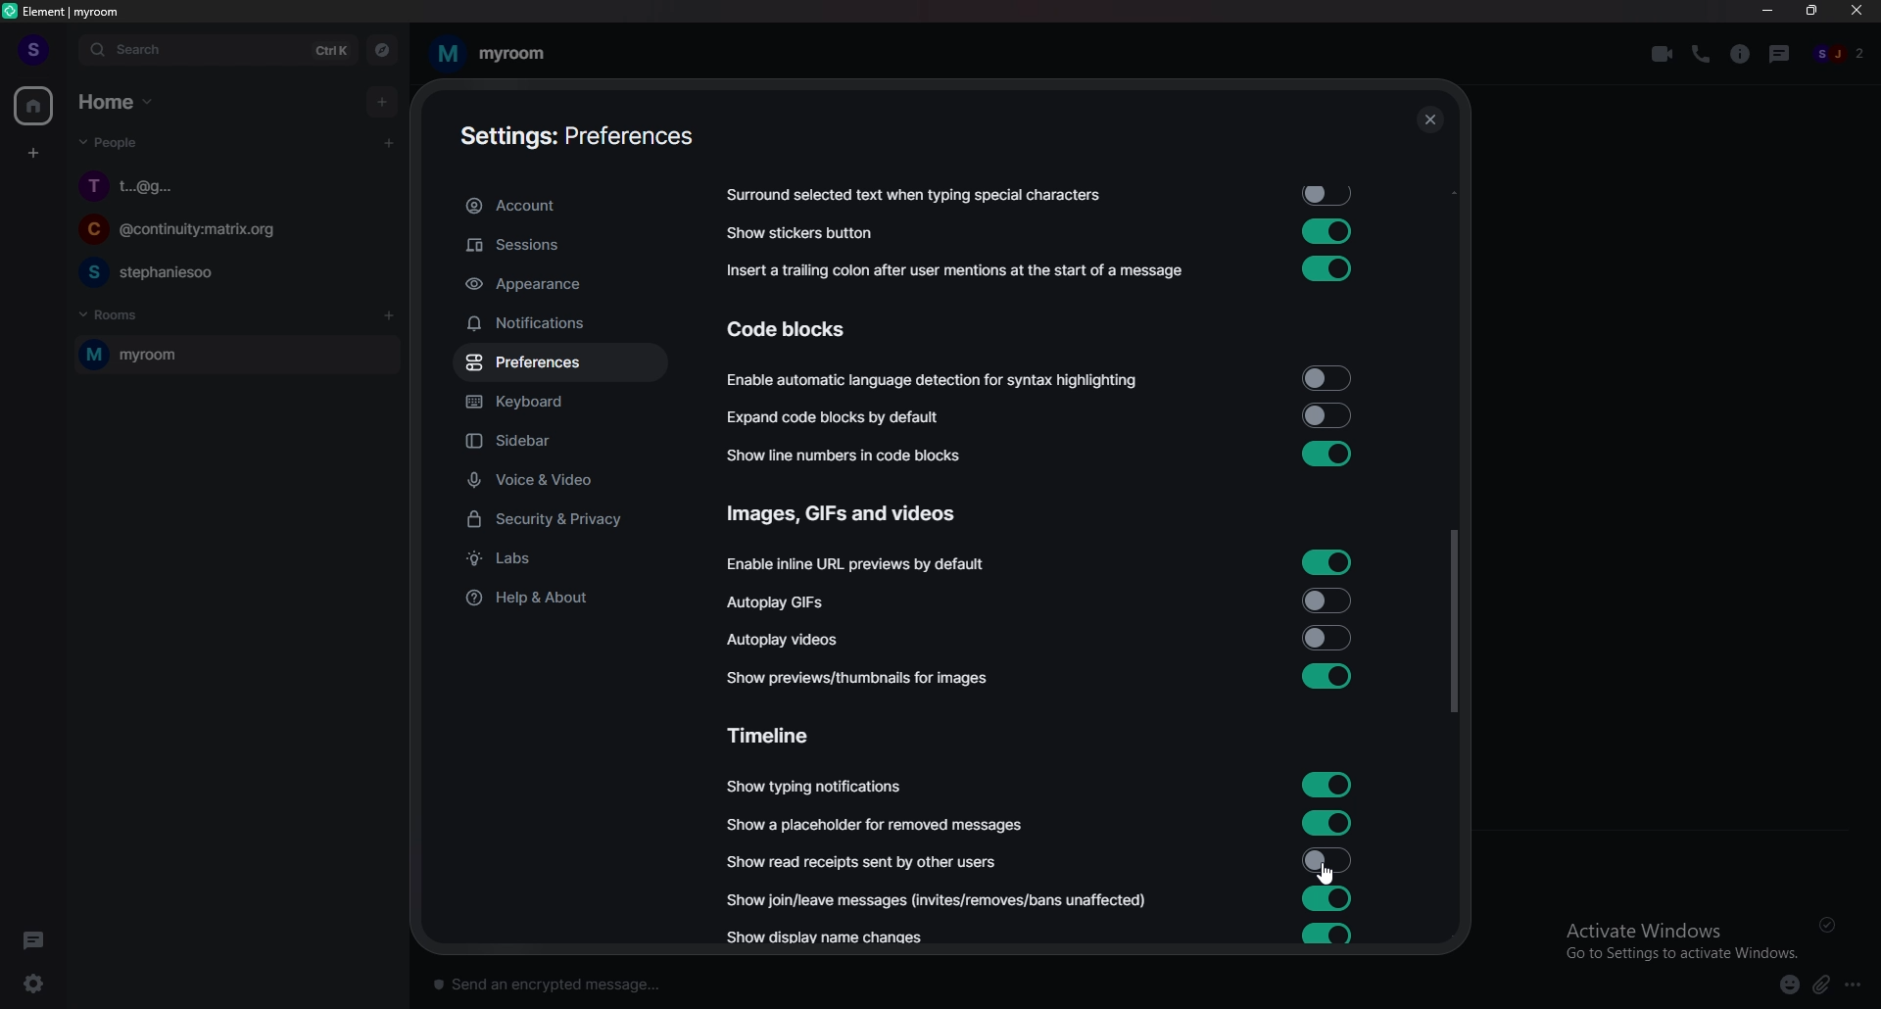  What do you see at coordinates (489, 54) in the screenshot?
I see `room` at bounding box center [489, 54].